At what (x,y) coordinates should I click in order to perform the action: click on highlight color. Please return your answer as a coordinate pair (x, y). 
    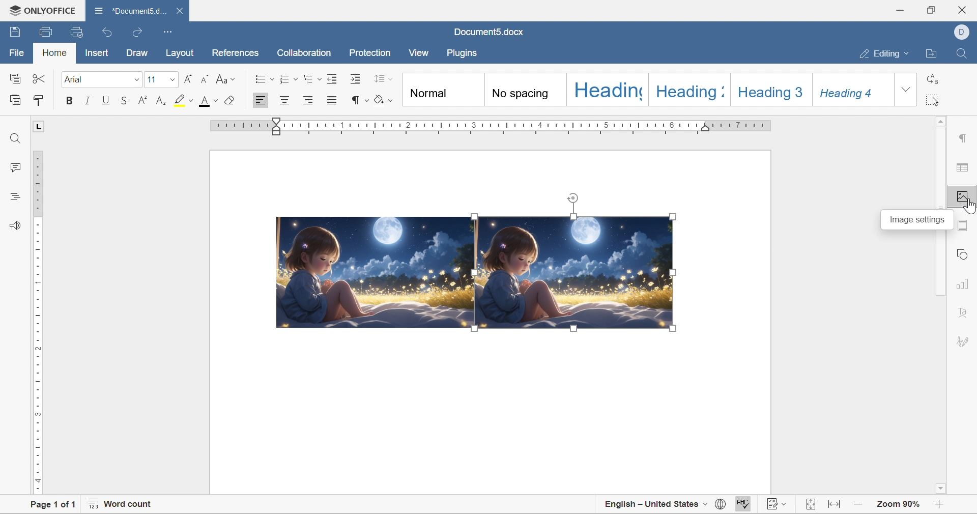
    Looking at the image, I should click on (185, 100).